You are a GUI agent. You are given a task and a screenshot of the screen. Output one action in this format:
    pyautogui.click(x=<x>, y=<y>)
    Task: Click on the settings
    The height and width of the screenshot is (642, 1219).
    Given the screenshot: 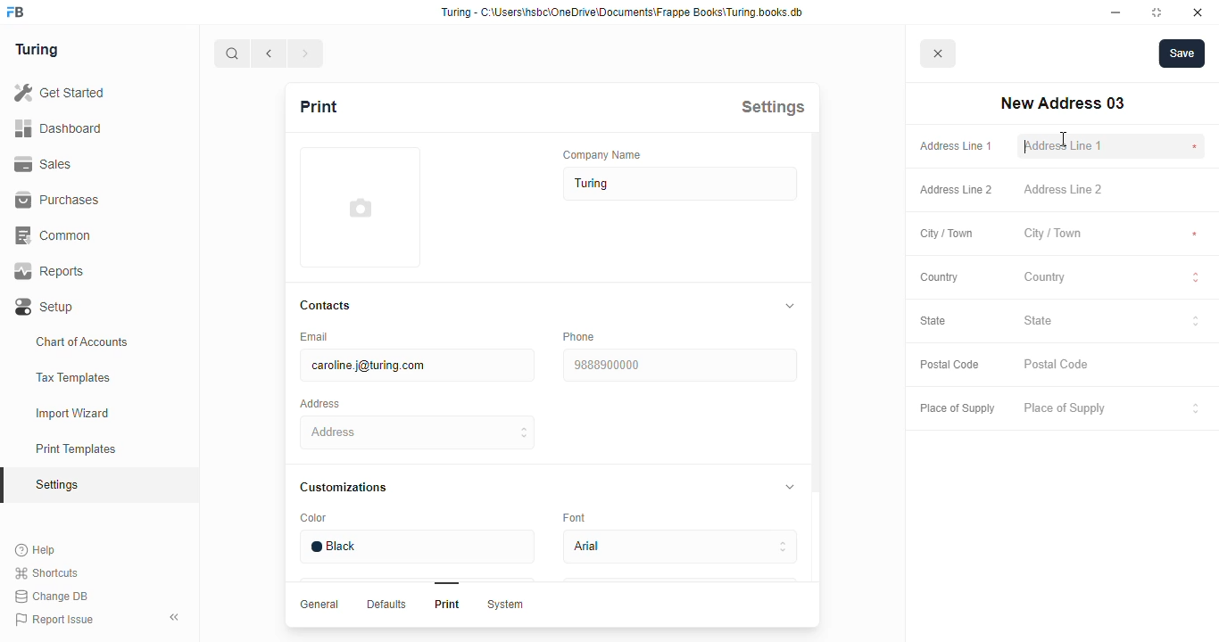 What is the action you would take?
    pyautogui.click(x=59, y=486)
    